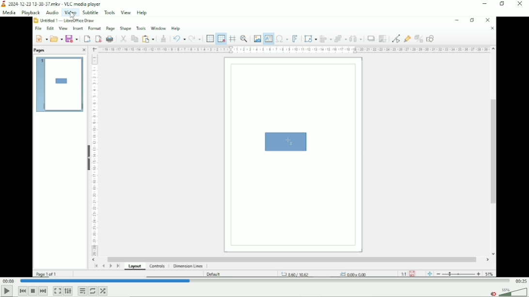 The width and height of the screenshot is (529, 297). I want to click on Help, so click(142, 13).